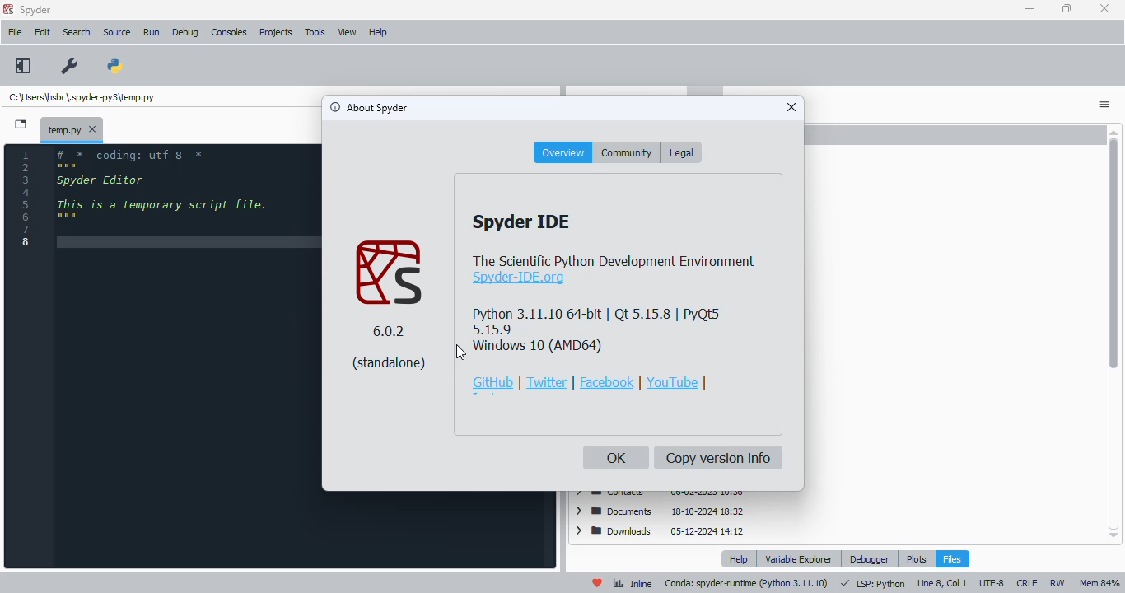  Describe the element at coordinates (7, 9) in the screenshot. I see `logo` at that location.